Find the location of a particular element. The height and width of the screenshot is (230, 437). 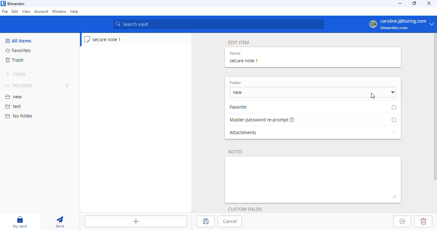

name is located at coordinates (235, 53).